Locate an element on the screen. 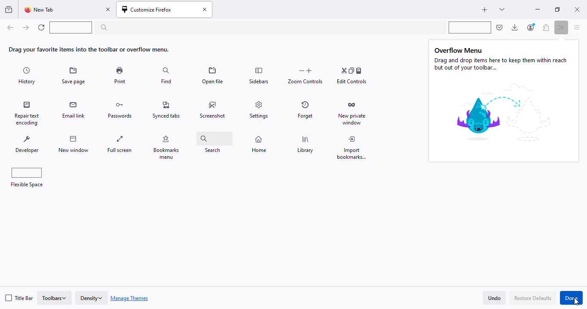 The image size is (587, 309). reload current page is located at coordinates (41, 27).